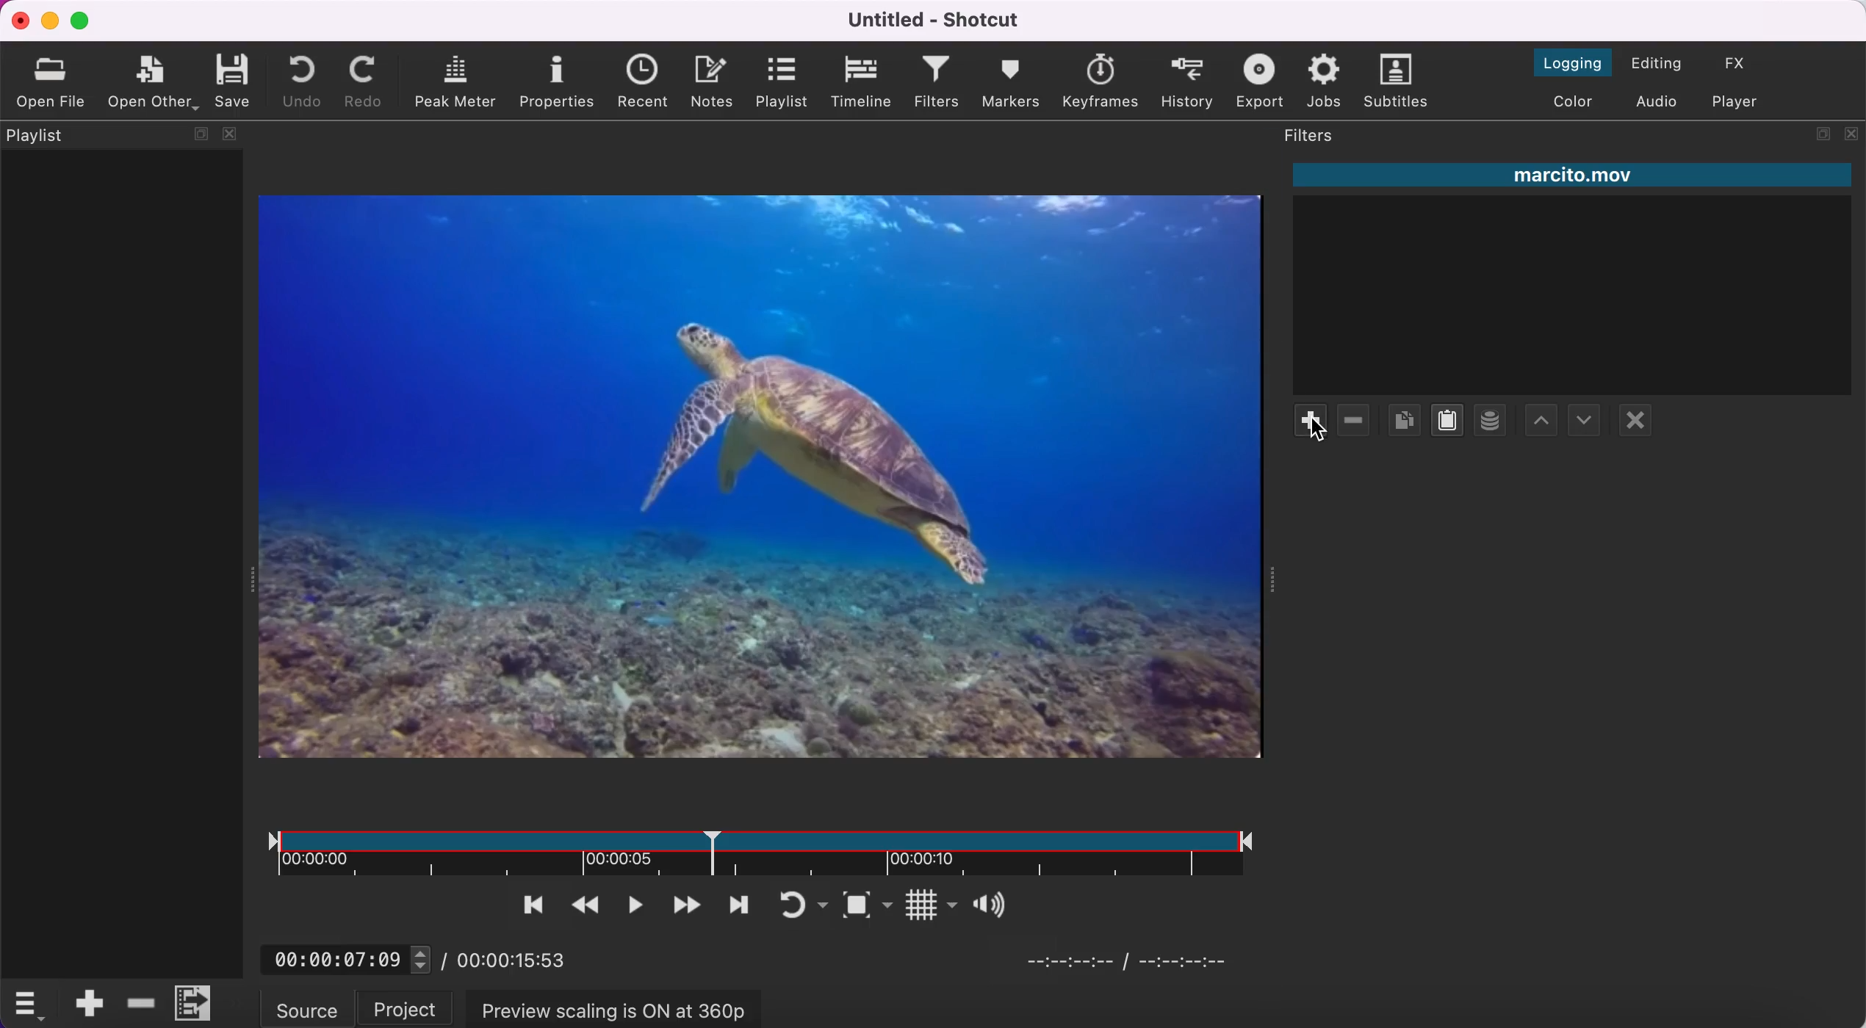 This screenshot has width=1866, height=1028. I want to click on preview scaling is on at 360p, so click(610, 1010).